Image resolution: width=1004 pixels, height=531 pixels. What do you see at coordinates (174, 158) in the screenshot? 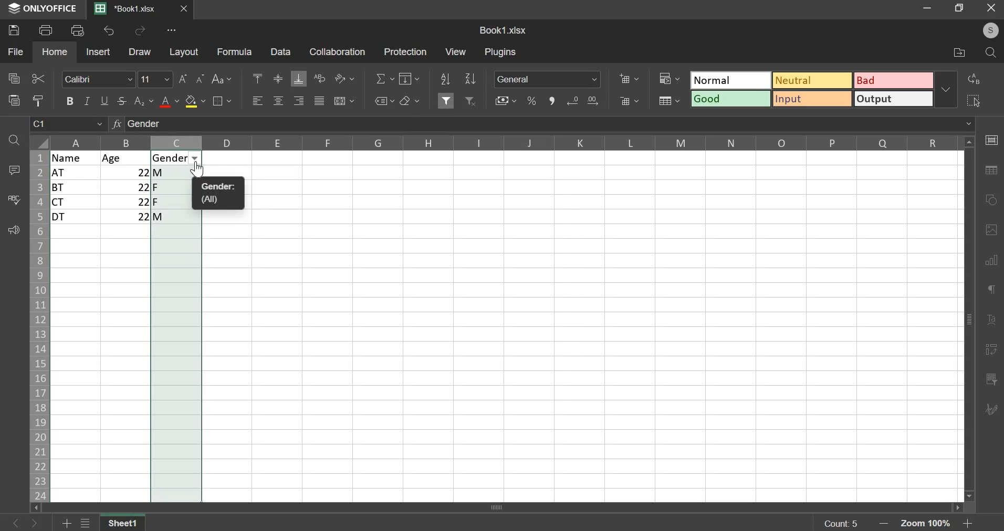
I see `gender` at bounding box center [174, 158].